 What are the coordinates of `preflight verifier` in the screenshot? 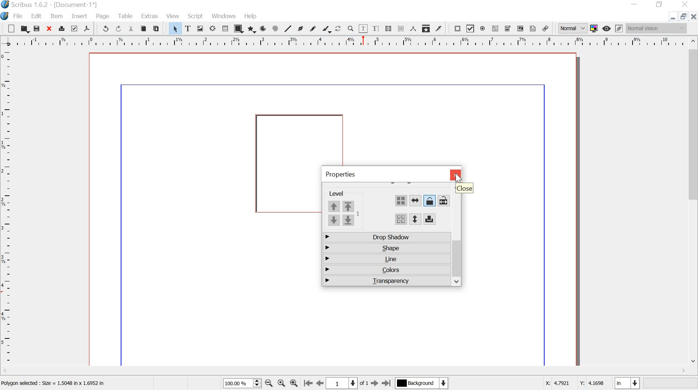 It's located at (75, 29).